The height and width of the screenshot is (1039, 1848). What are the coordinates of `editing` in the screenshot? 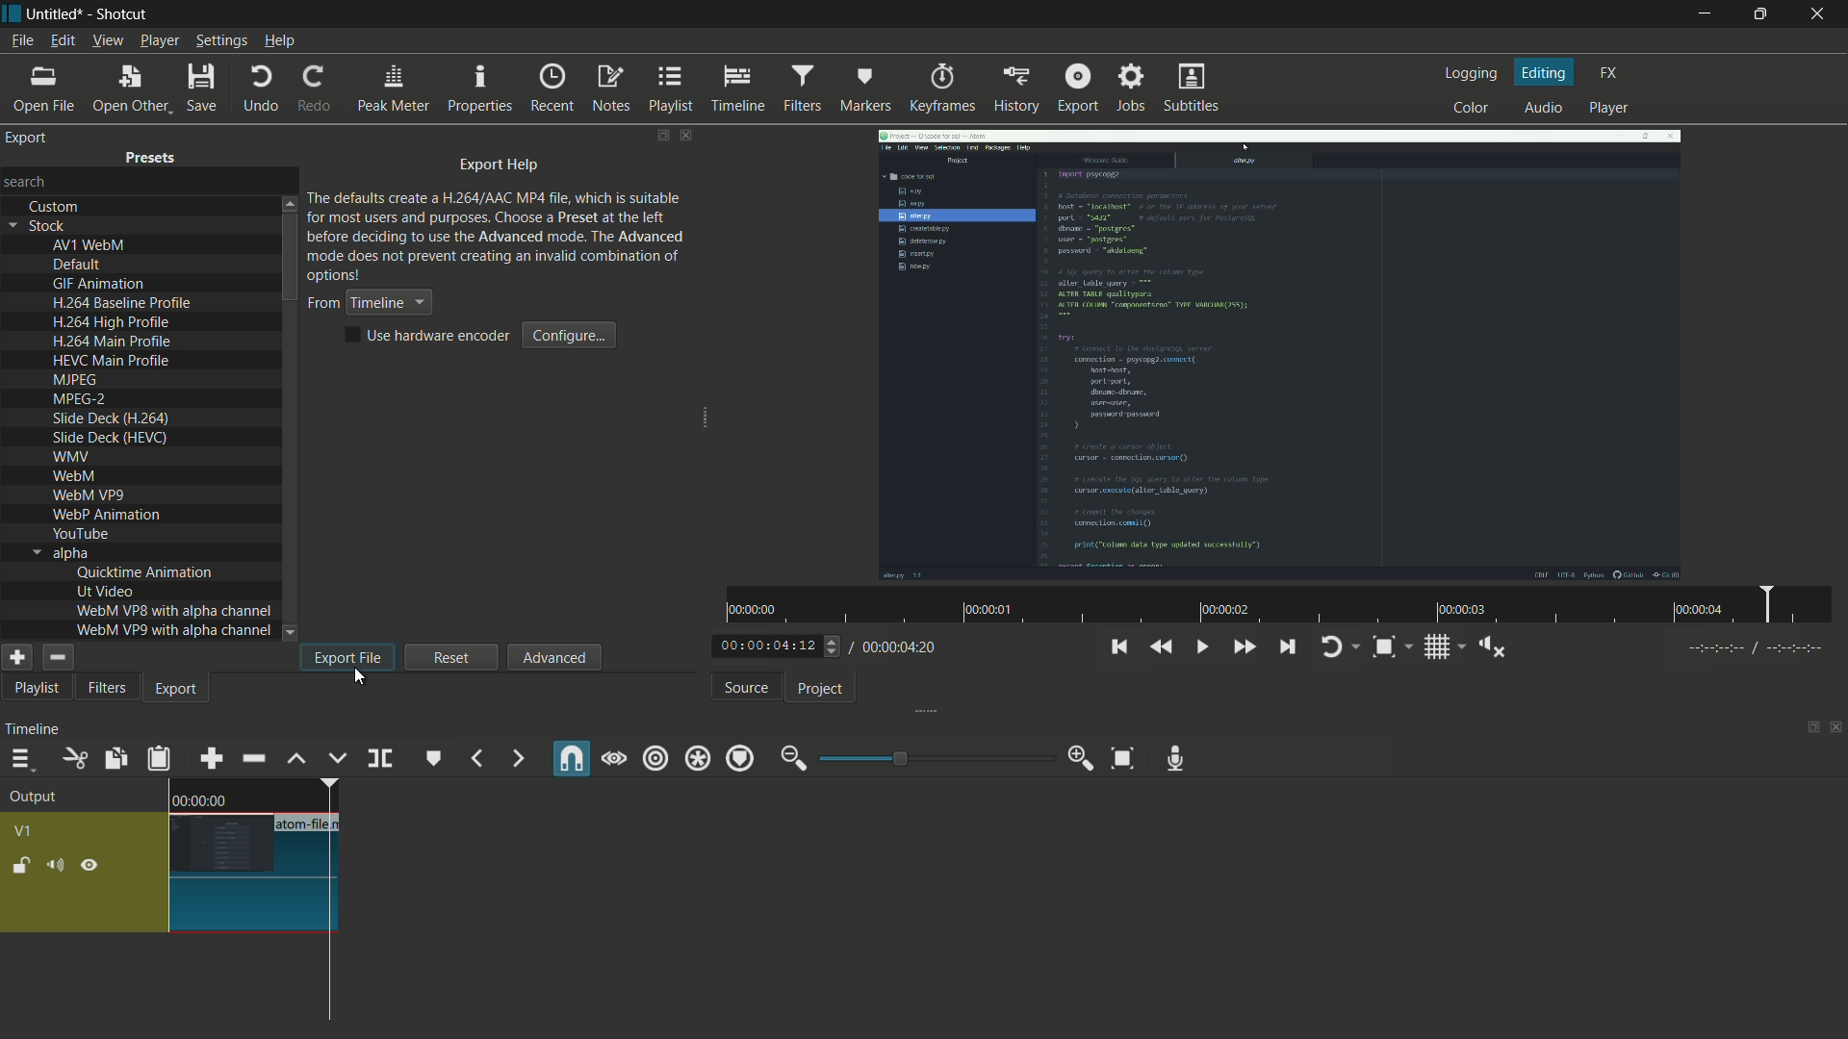 It's located at (1546, 73).